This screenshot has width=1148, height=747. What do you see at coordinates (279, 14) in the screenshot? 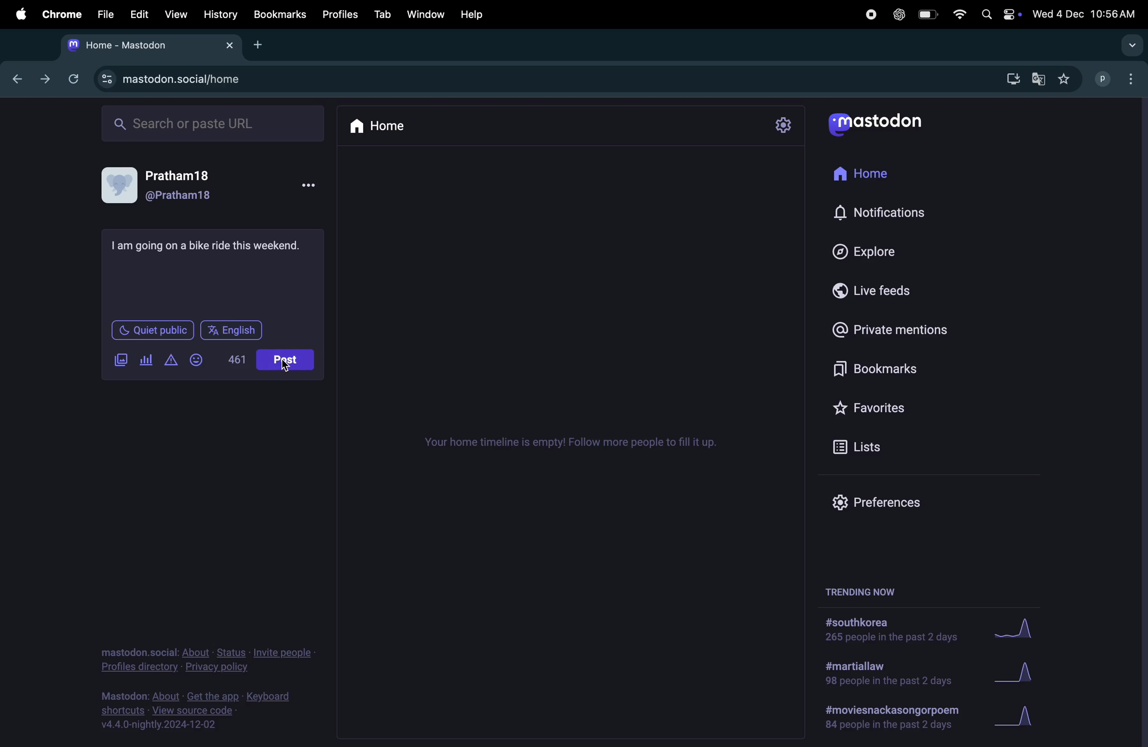
I see `Book marks` at bounding box center [279, 14].